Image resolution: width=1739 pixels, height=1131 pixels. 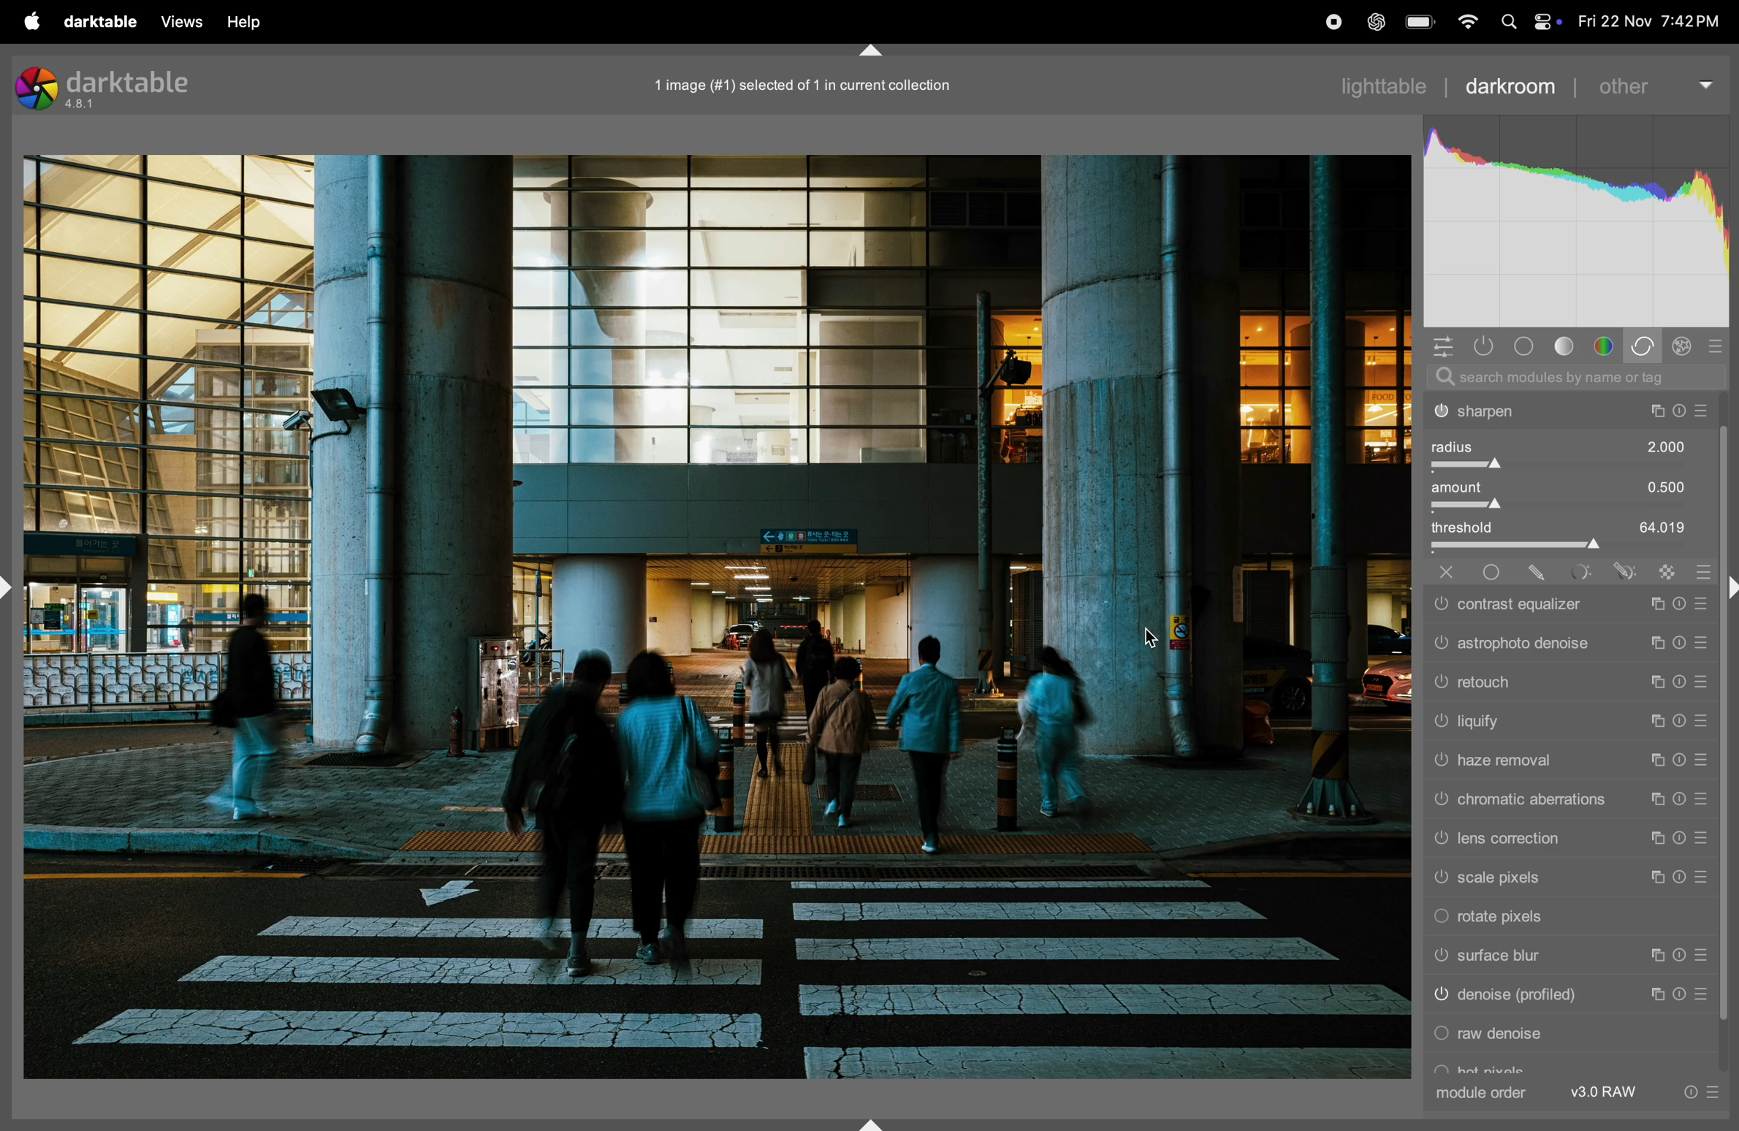 What do you see at coordinates (1608, 1092) in the screenshot?
I see `v 3 raw` at bounding box center [1608, 1092].